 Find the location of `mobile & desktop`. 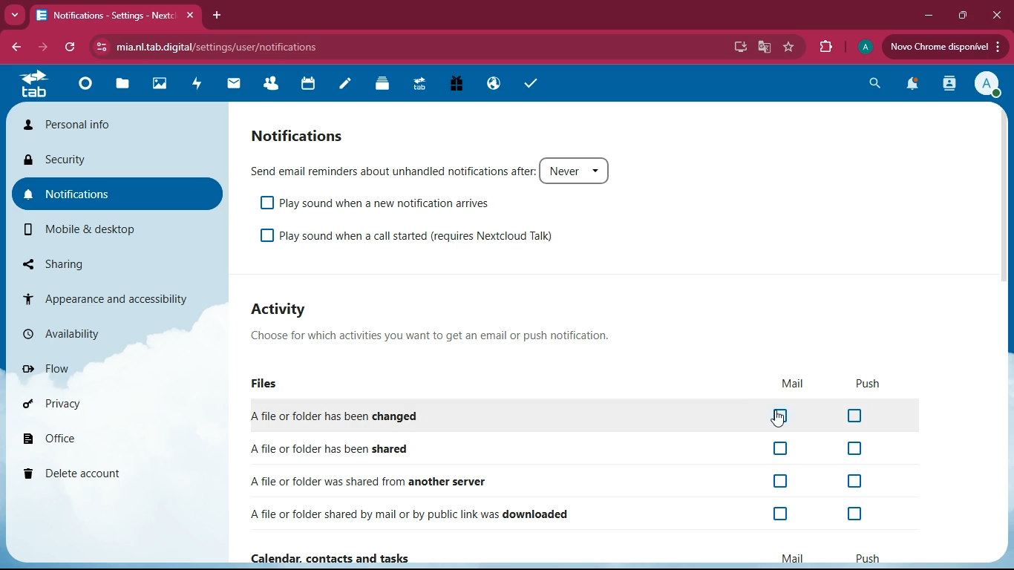

mobile & desktop is located at coordinates (88, 229).